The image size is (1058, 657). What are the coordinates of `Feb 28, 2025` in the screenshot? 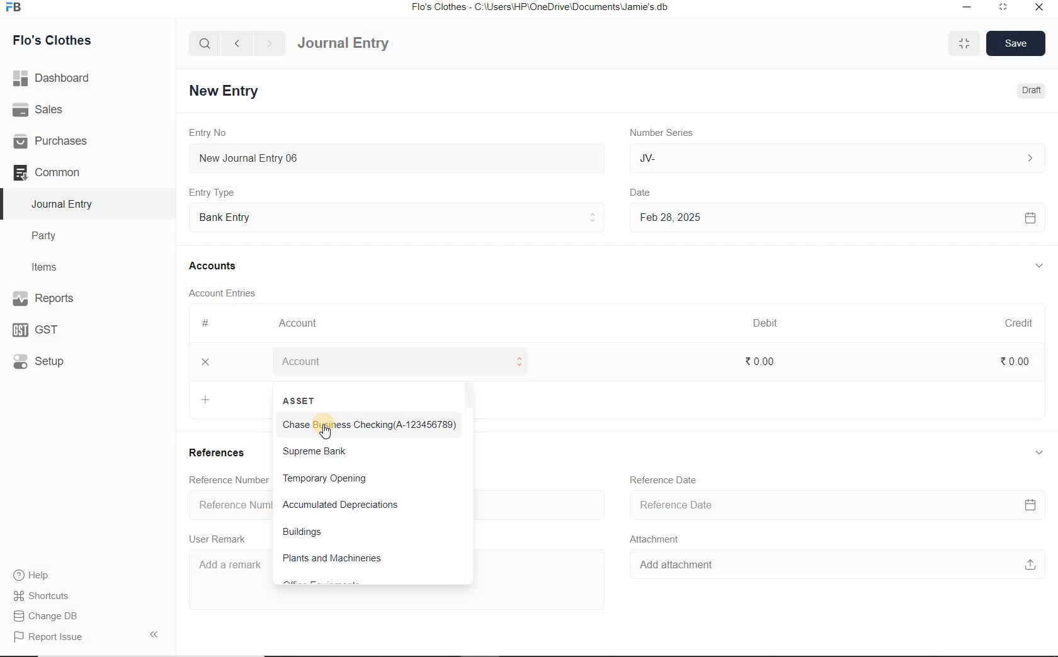 It's located at (837, 217).